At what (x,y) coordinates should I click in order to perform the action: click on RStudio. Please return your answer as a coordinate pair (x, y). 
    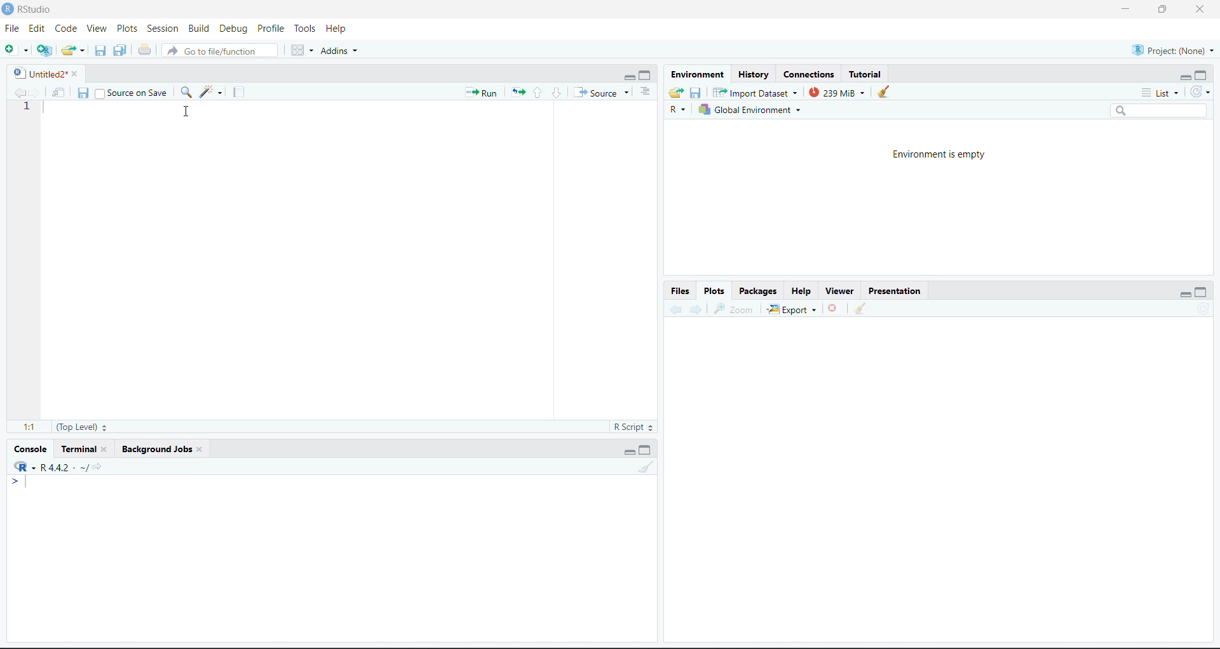
    Looking at the image, I should click on (29, 10).